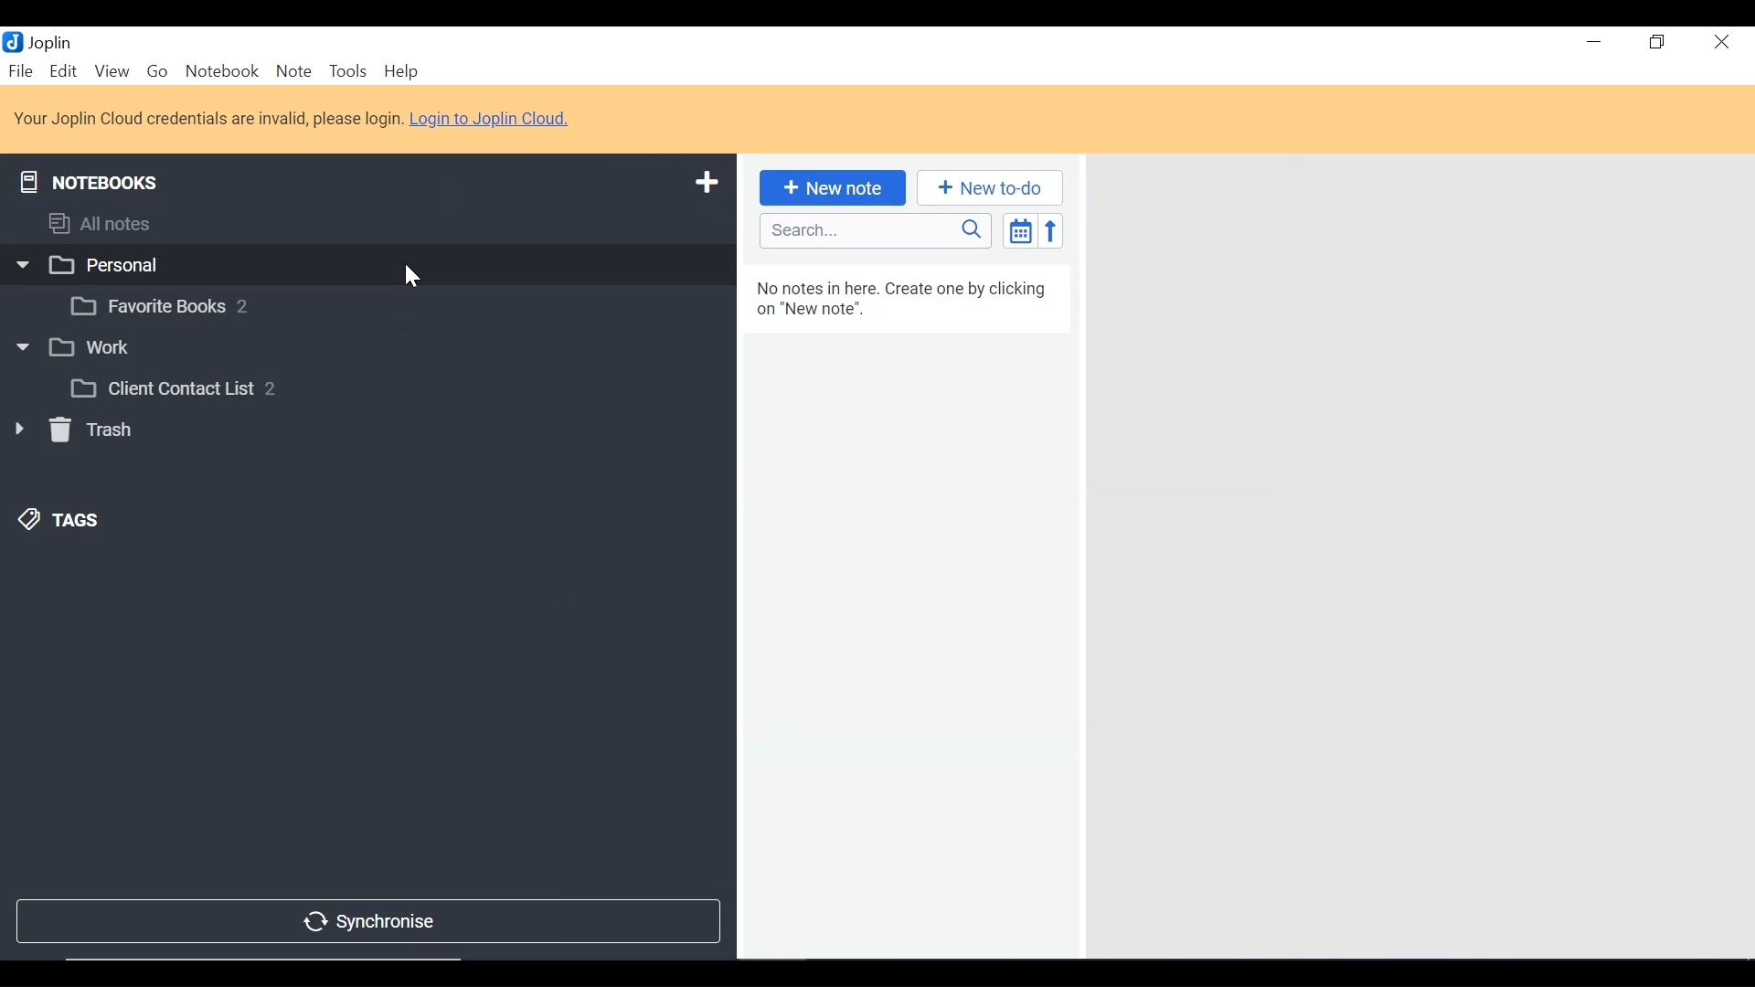 This screenshot has width=1755, height=987. What do you see at coordinates (1657, 45) in the screenshot?
I see `Restore` at bounding box center [1657, 45].